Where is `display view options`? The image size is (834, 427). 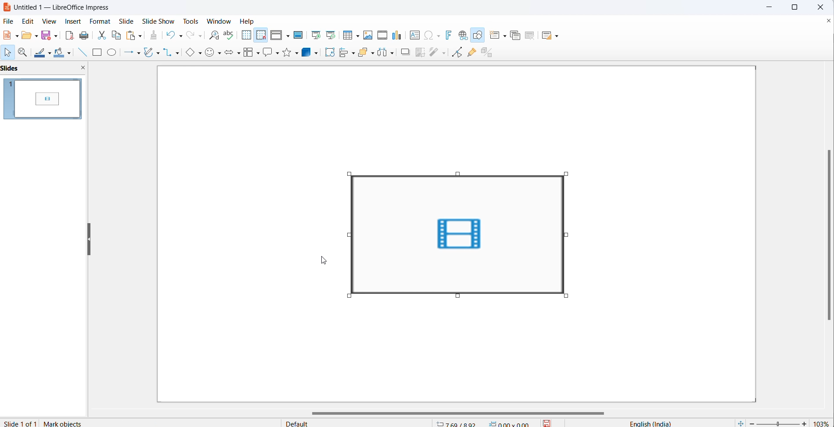 display view options is located at coordinates (288, 36).